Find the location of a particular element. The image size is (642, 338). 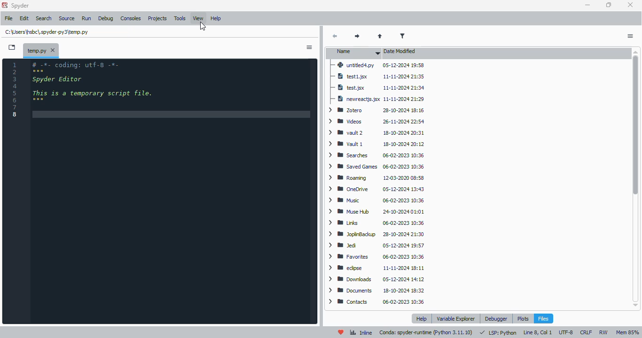

JoplinBackup is located at coordinates (377, 234).